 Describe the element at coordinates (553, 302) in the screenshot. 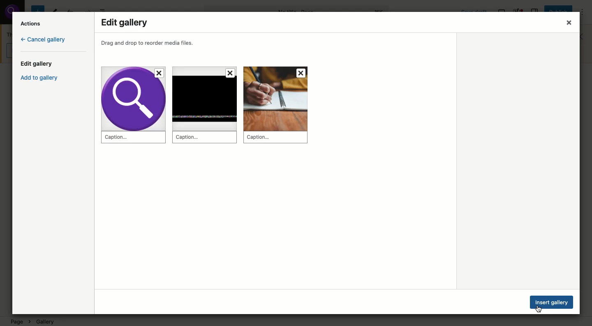

I see `Insert gallery` at that location.